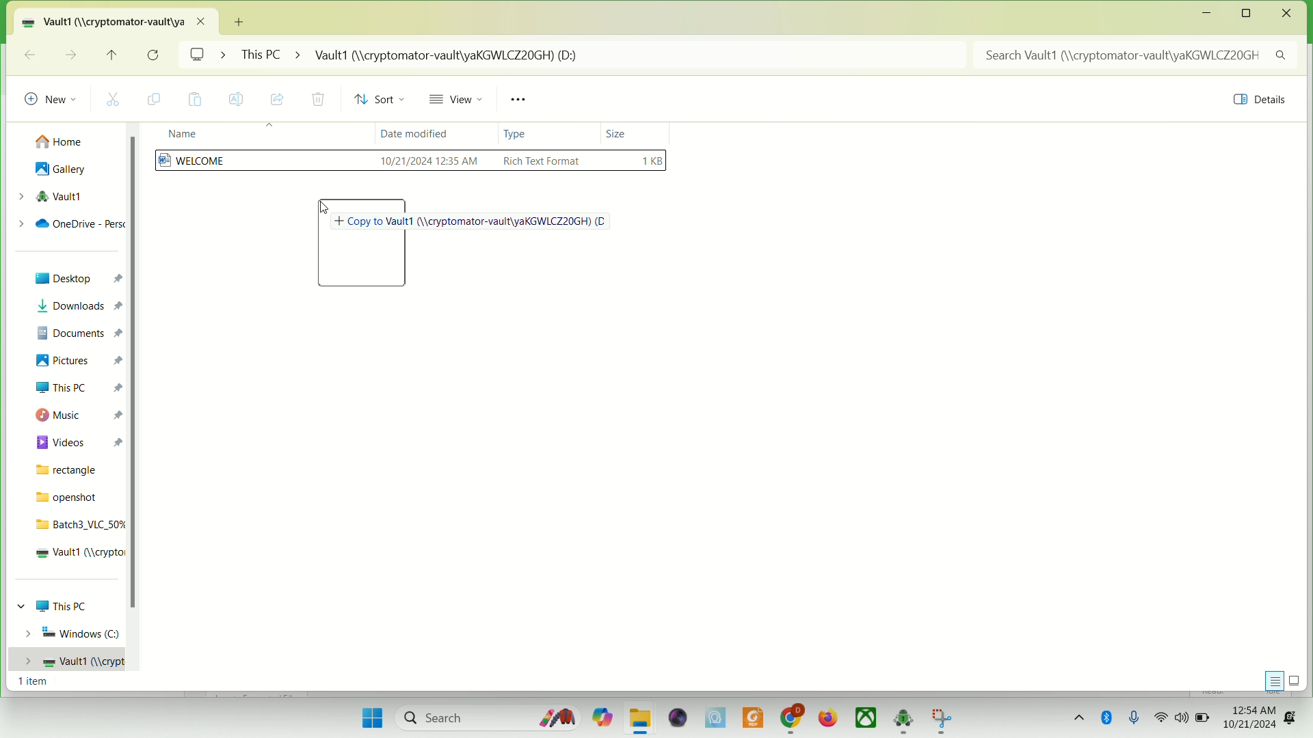 This screenshot has height=738, width=1313. I want to click on delete, so click(317, 100).